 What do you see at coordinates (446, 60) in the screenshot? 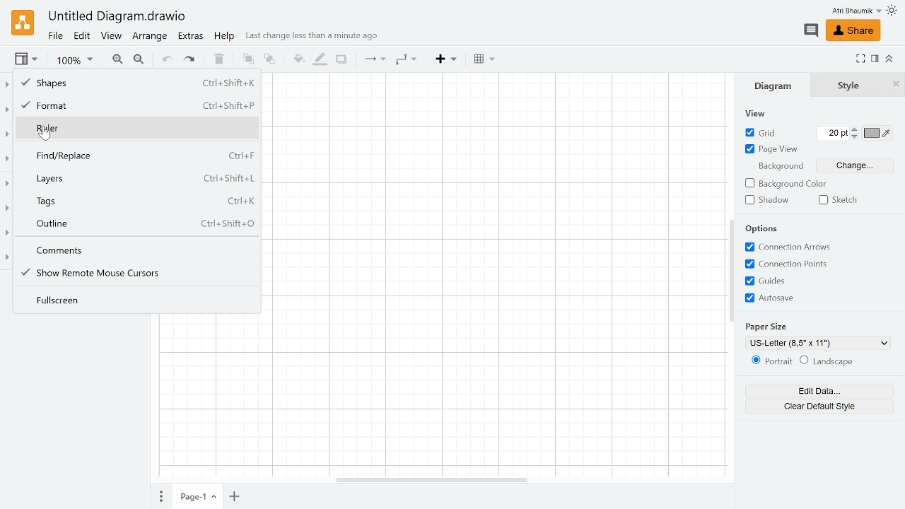
I see `Insert` at bounding box center [446, 60].